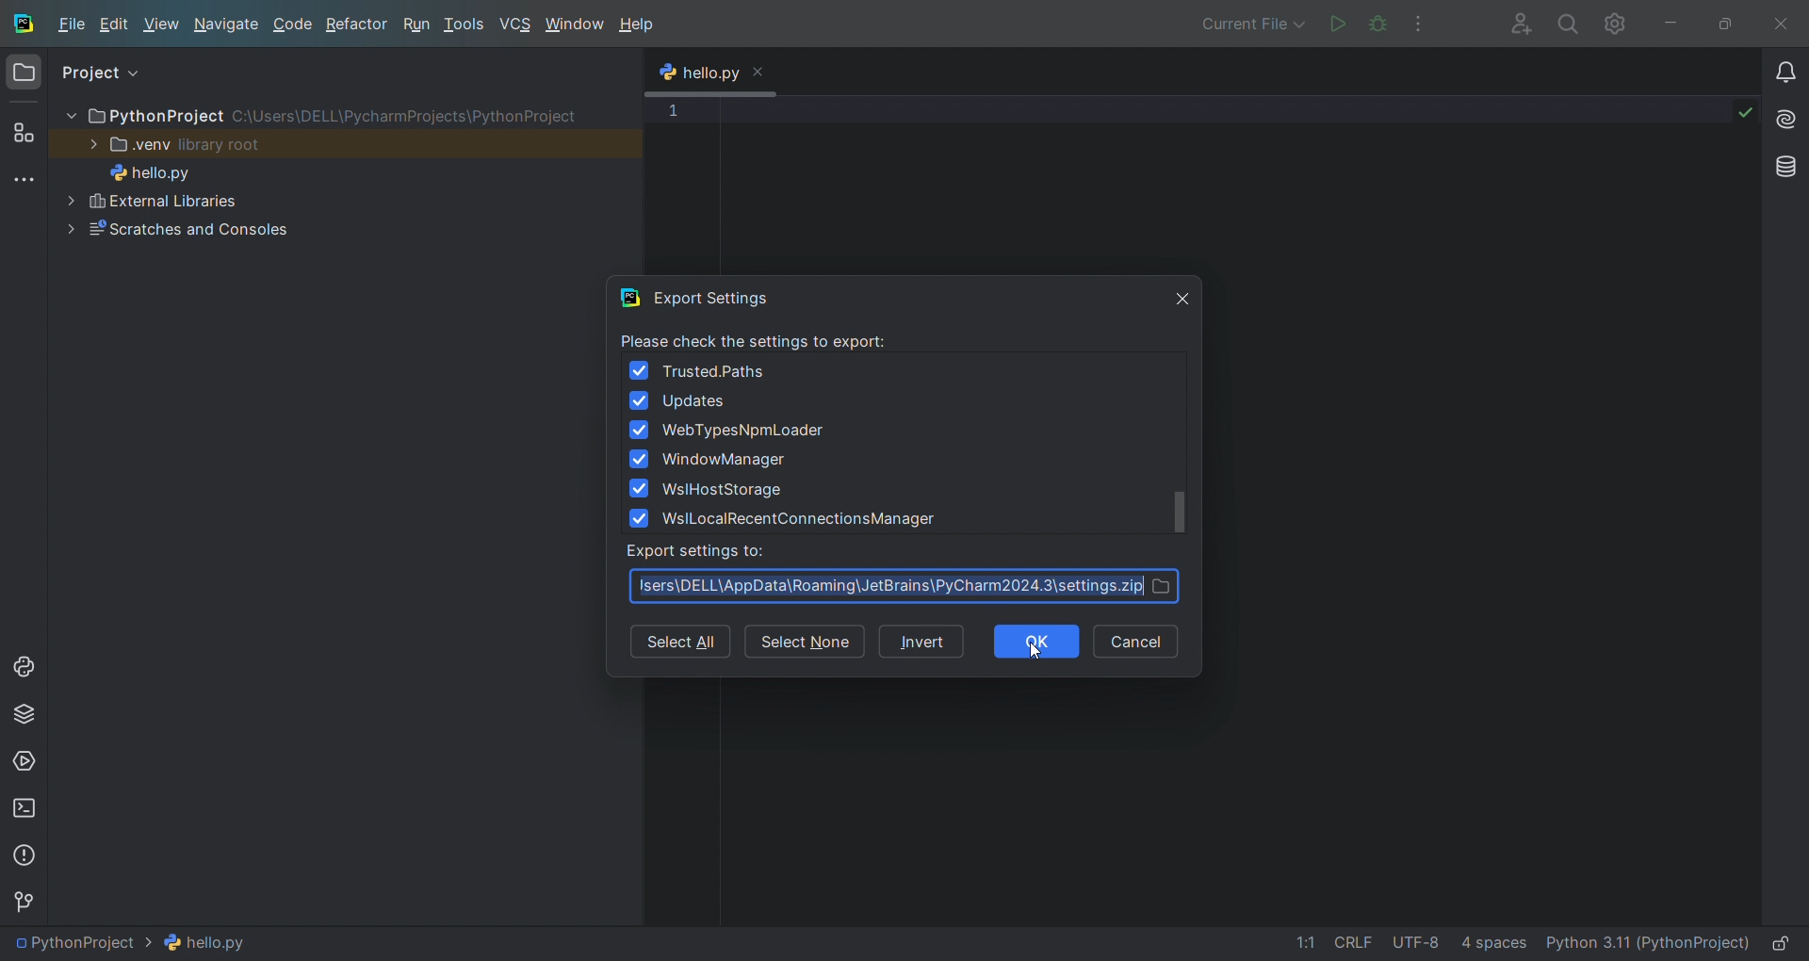 The width and height of the screenshot is (1809, 961). Describe the element at coordinates (923, 640) in the screenshot. I see `invert` at that location.